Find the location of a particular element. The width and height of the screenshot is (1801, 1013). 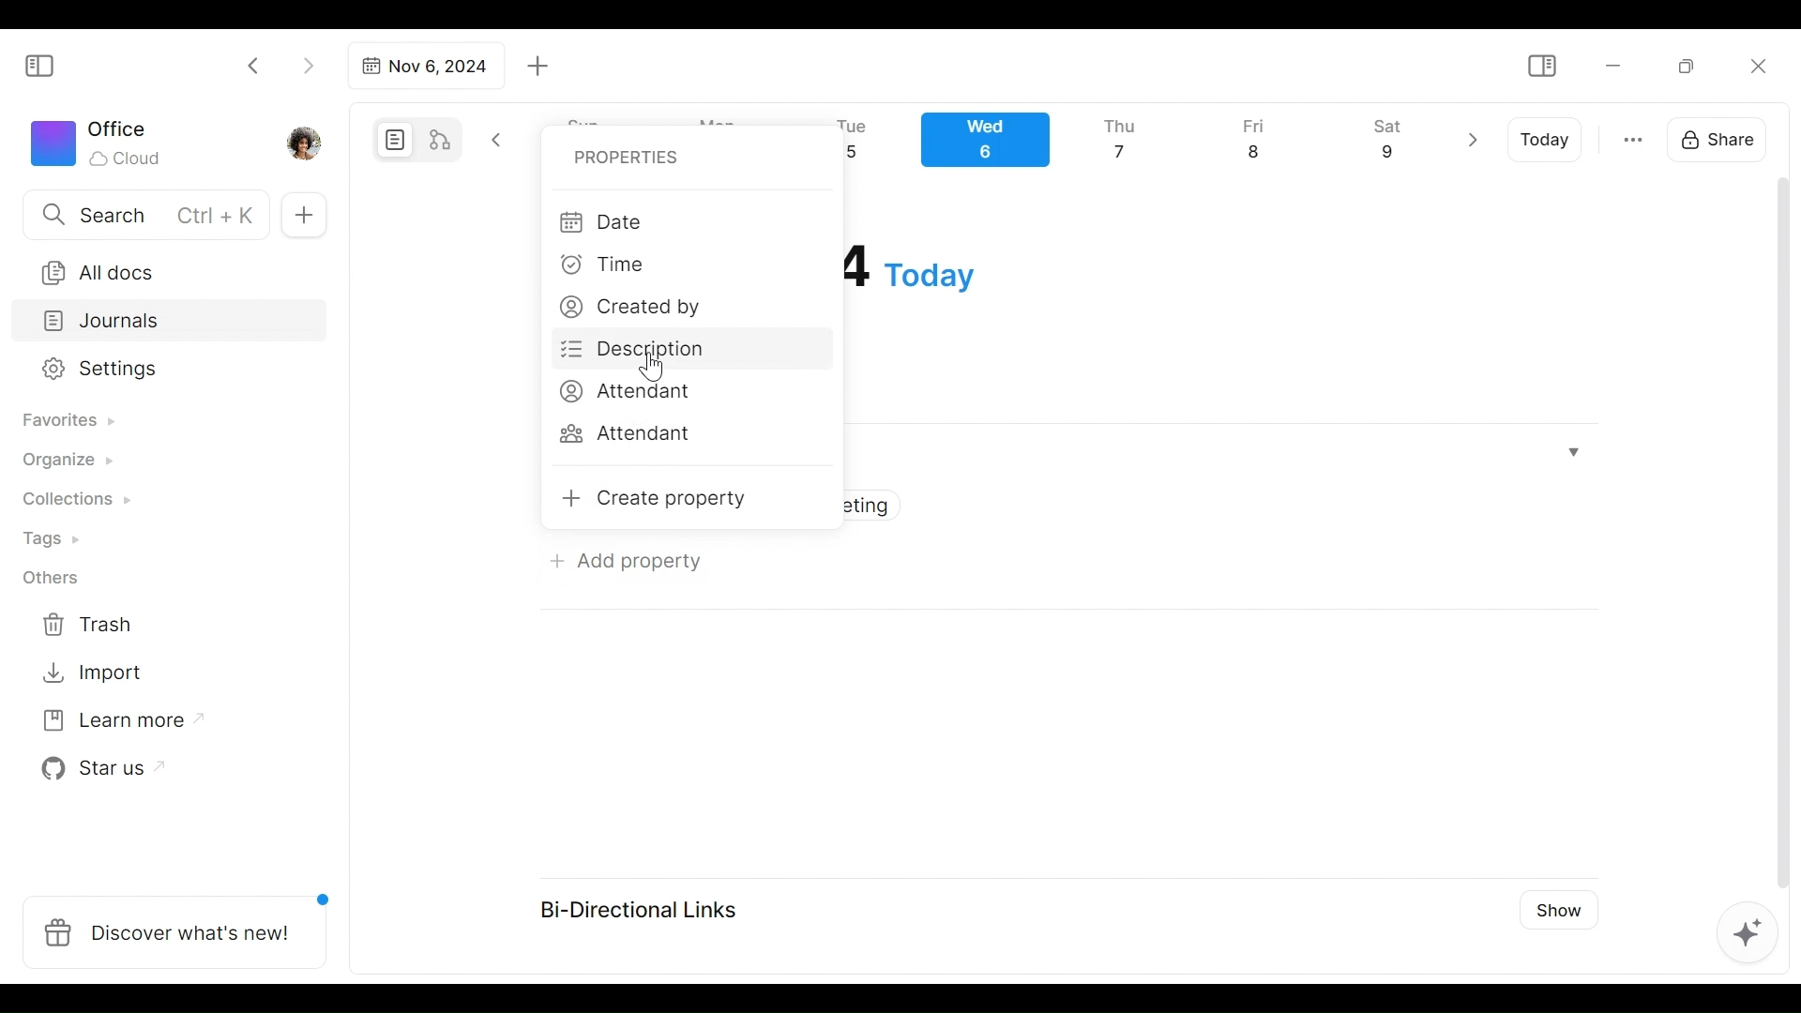

Others is located at coordinates (52, 578).